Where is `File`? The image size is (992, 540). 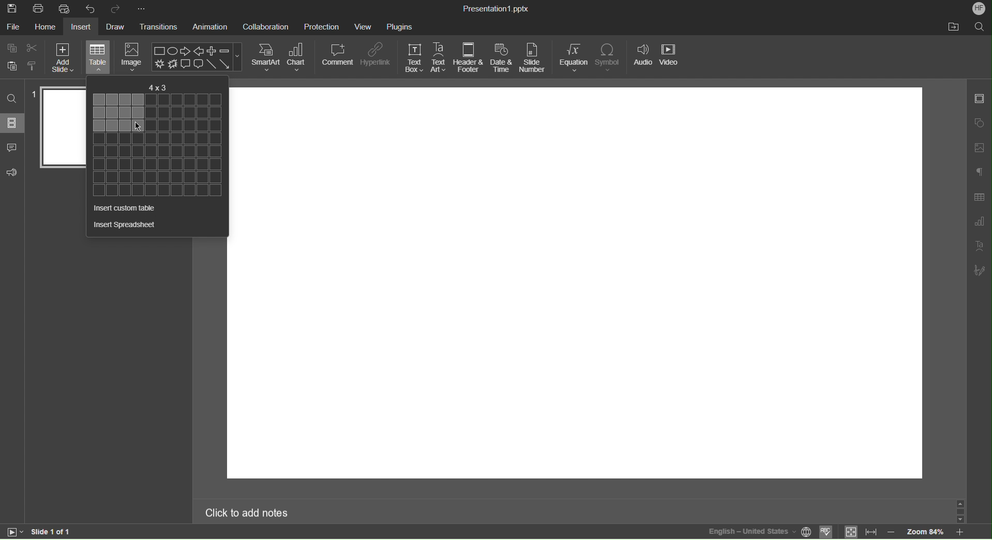
File is located at coordinates (13, 28).